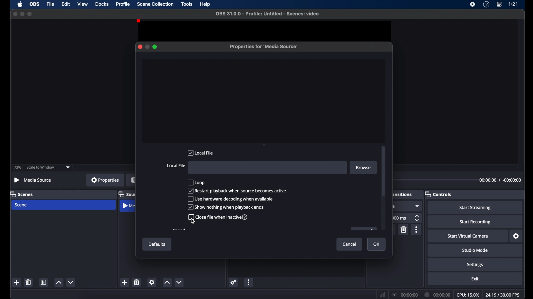 Image resolution: width=533 pixels, height=299 pixels. What do you see at coordinates (69, 167) in the screenshot?
I see `dropdown` at bounding box center [69, 167].